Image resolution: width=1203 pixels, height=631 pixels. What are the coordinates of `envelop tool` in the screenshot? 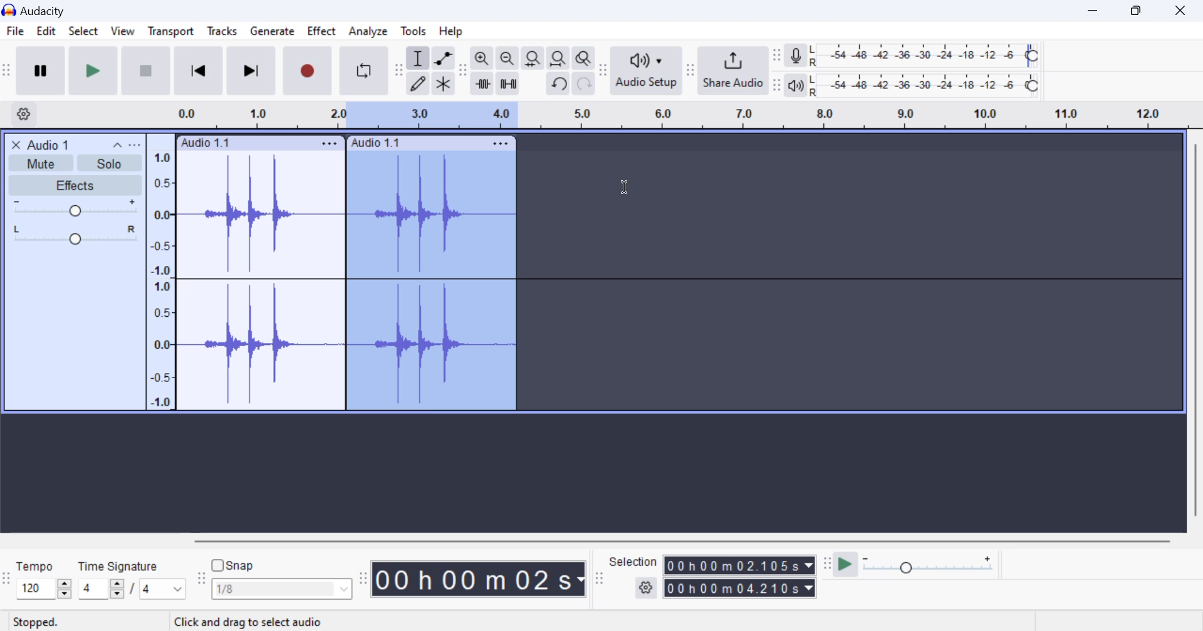 It's located at (443, 59).